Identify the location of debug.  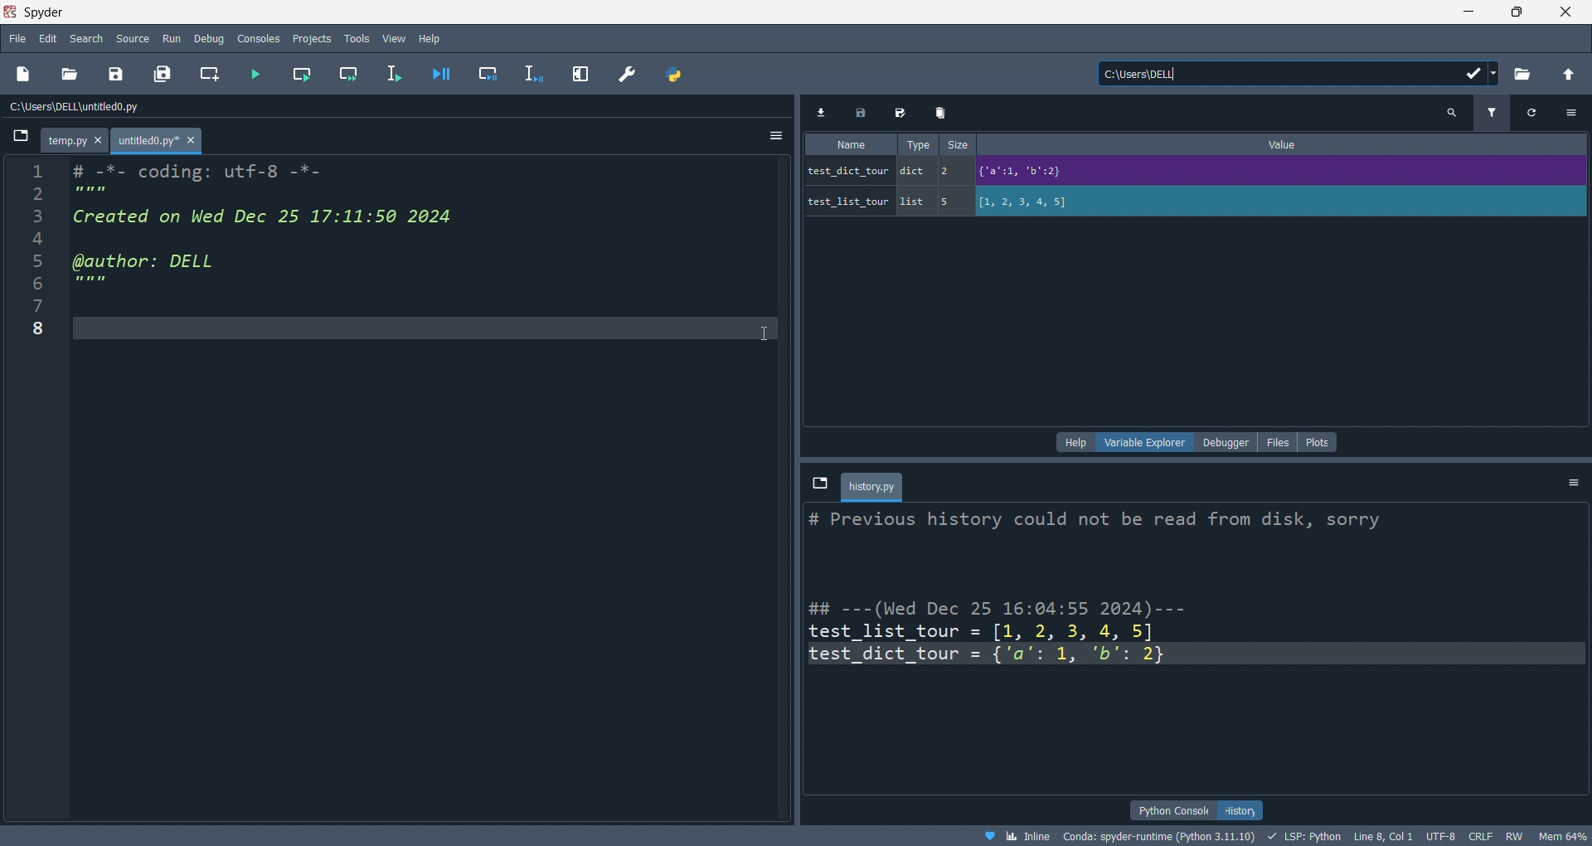
(211, 38).